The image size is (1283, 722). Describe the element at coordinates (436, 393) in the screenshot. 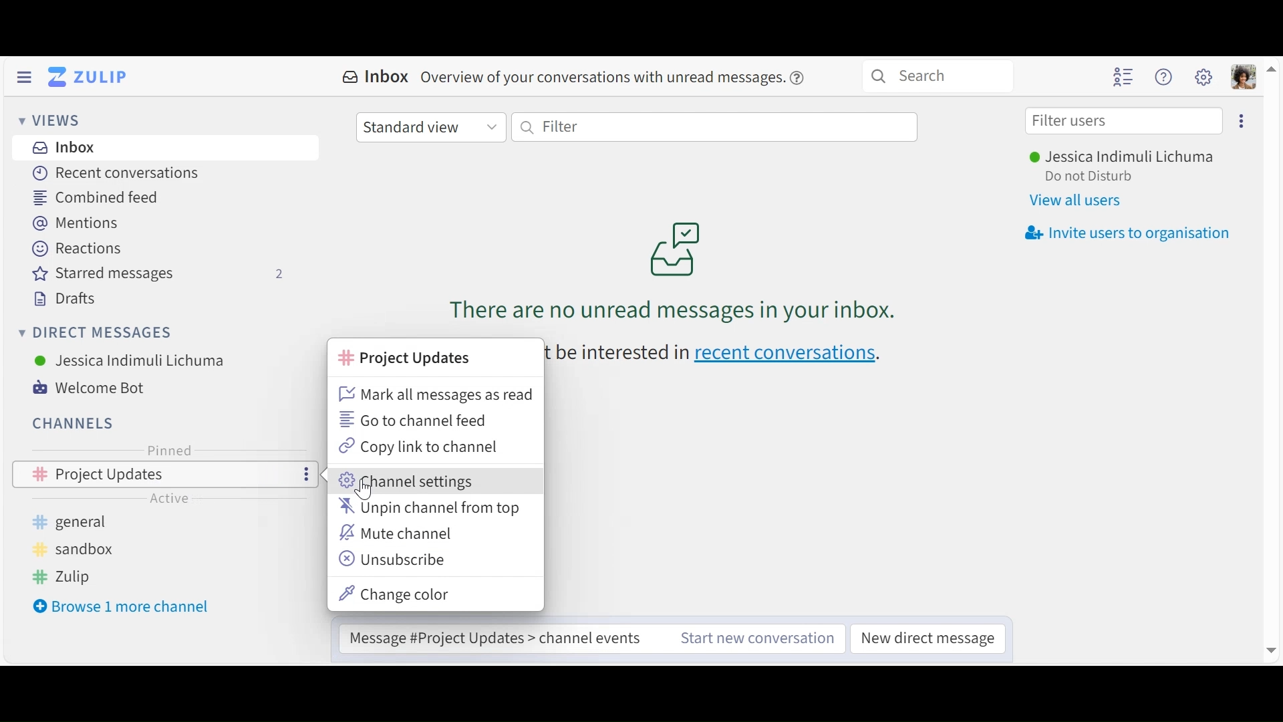

I see `Mark all messages as read` at that location.